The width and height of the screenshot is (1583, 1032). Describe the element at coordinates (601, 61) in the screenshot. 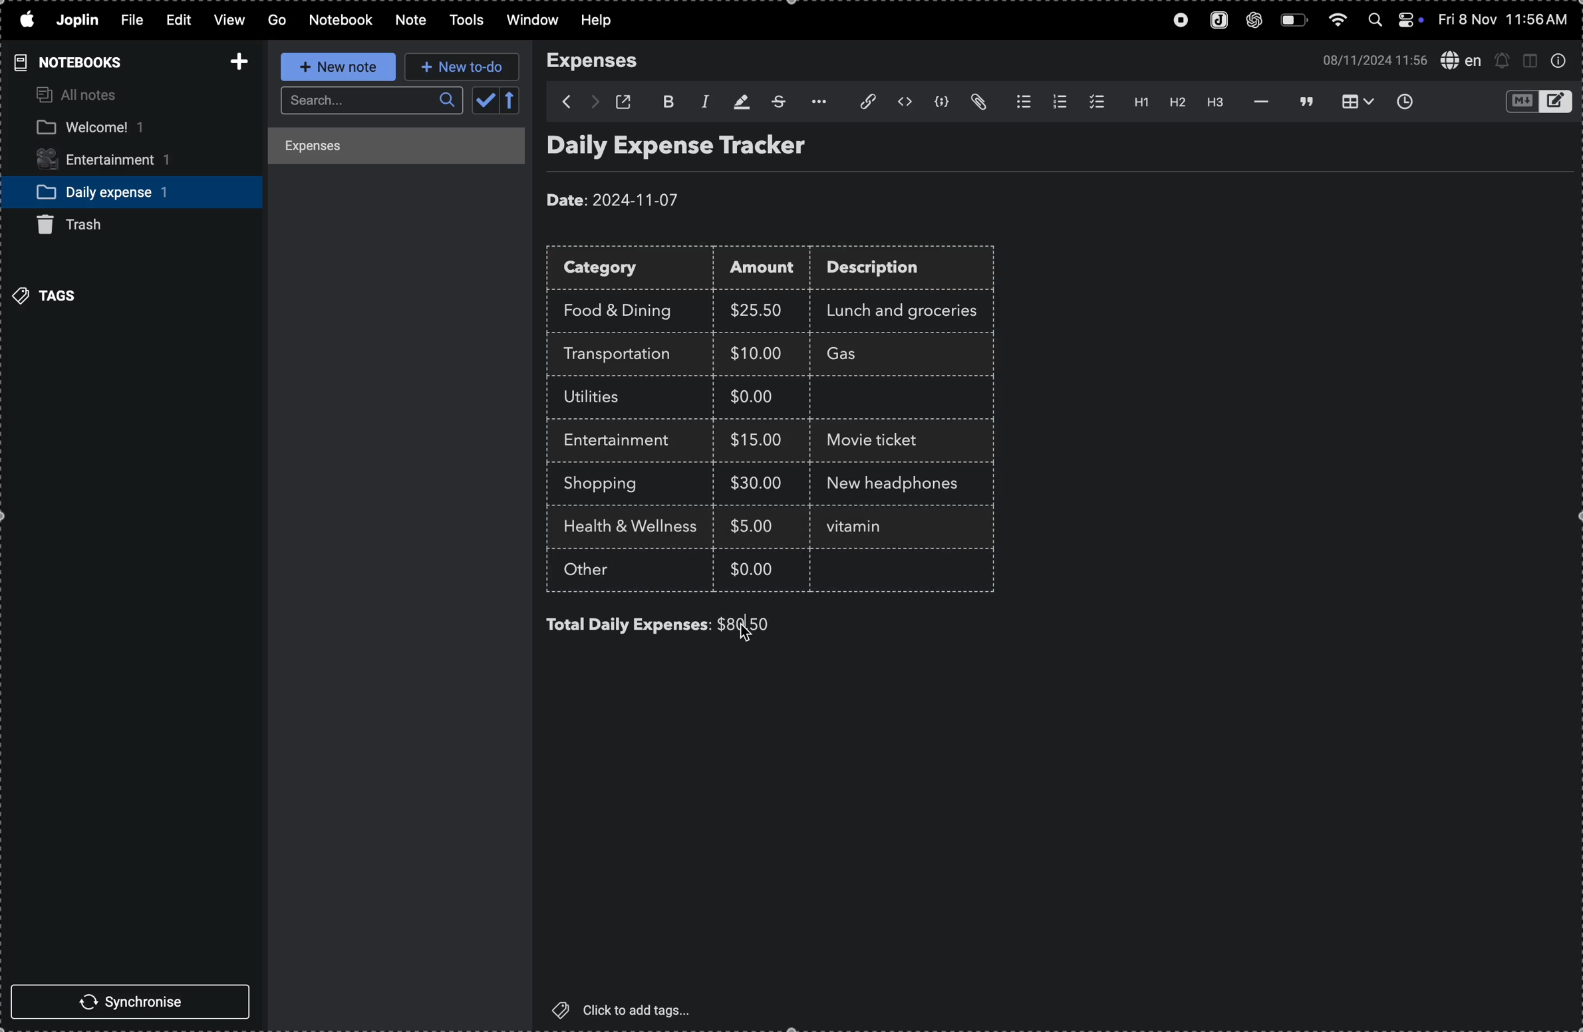

I see `expenses` at that location.